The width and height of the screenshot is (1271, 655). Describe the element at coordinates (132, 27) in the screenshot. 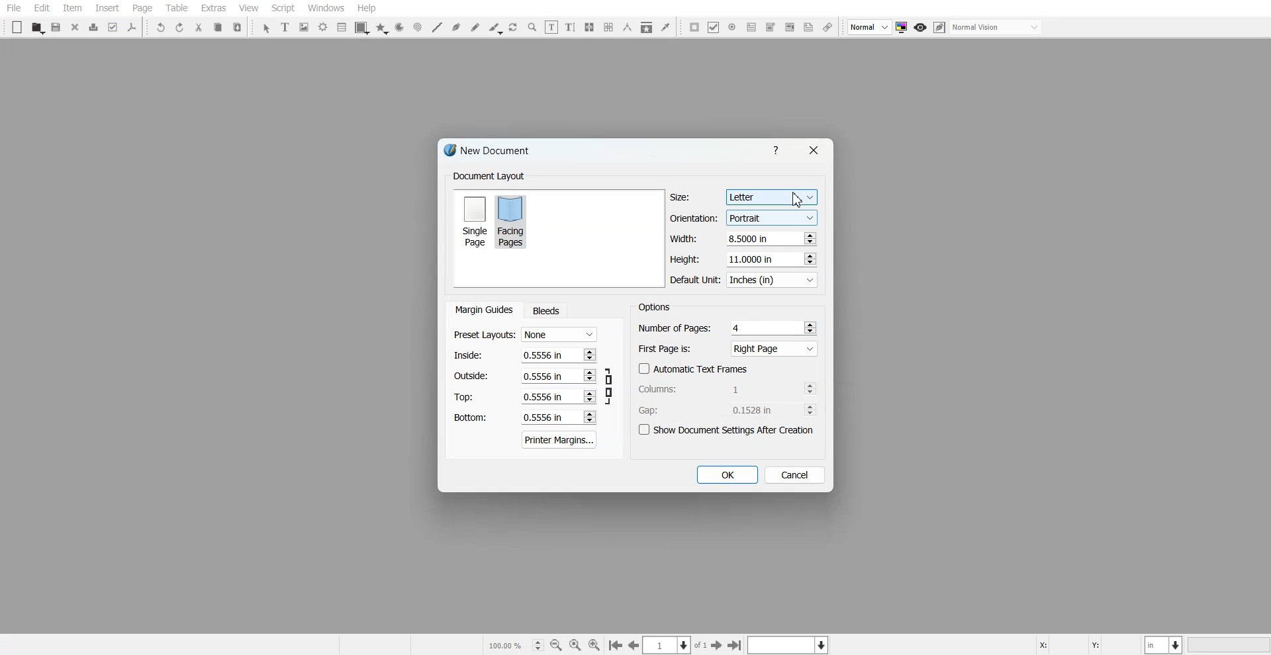

I see `Save as PDF` at that location.